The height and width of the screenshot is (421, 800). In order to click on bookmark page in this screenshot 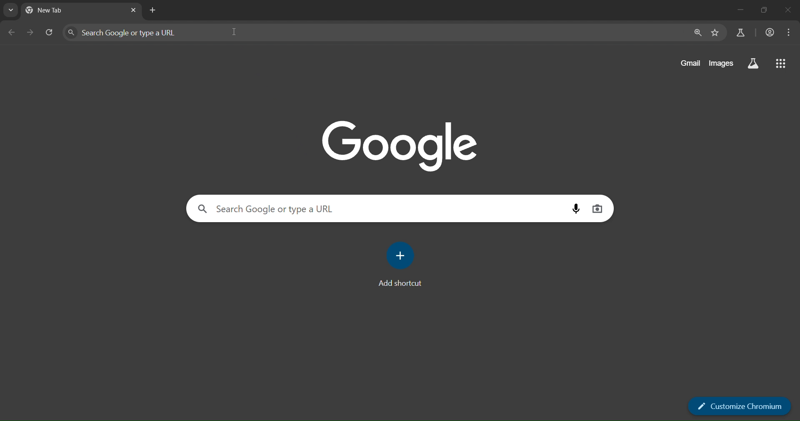, I will do `click(715, 32)`.